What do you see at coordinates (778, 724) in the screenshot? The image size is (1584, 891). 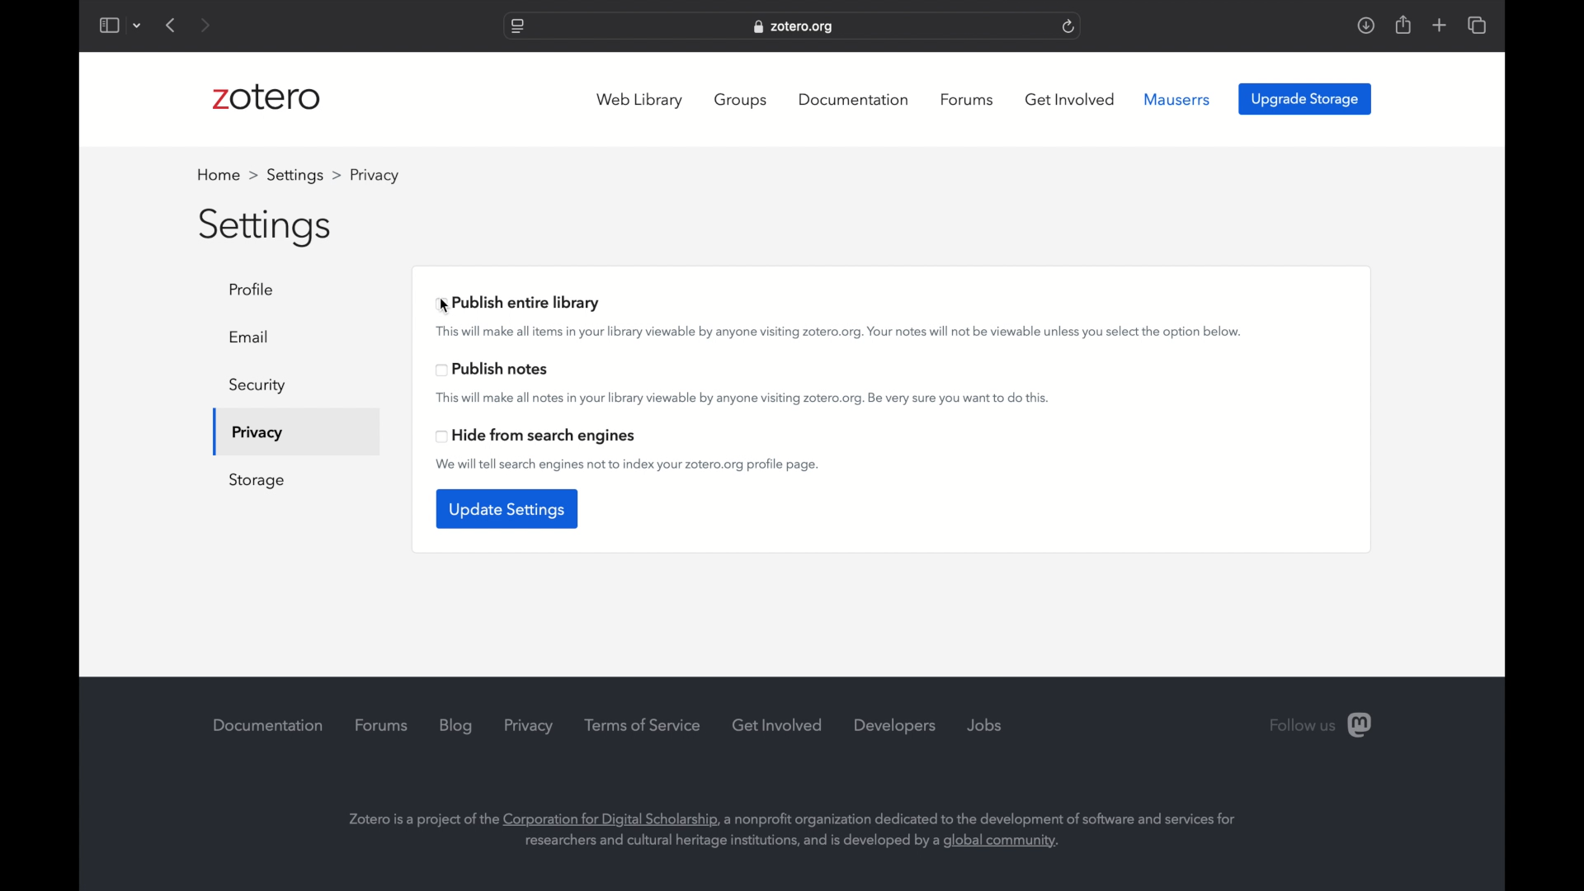 I see `get involved` at bounding box center [778, 724].